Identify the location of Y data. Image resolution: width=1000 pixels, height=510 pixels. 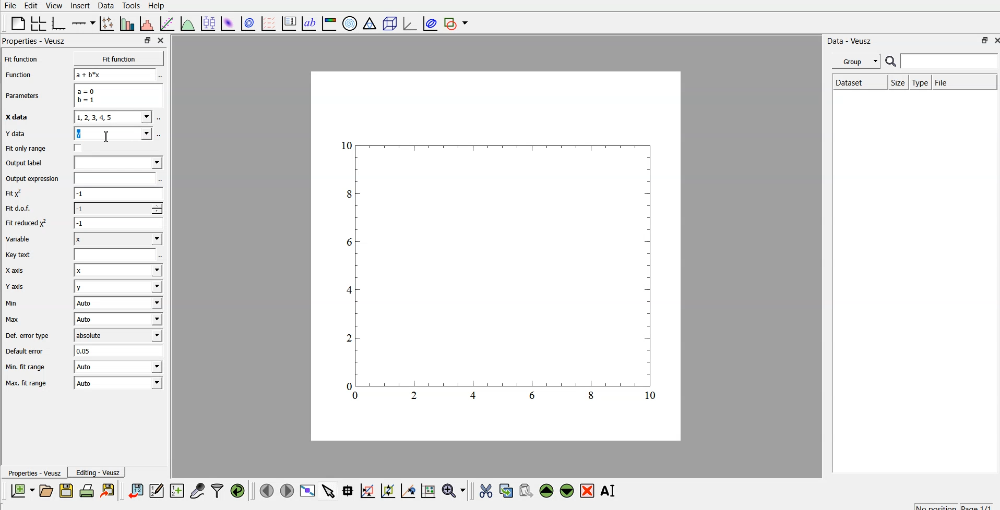
(31, 135).